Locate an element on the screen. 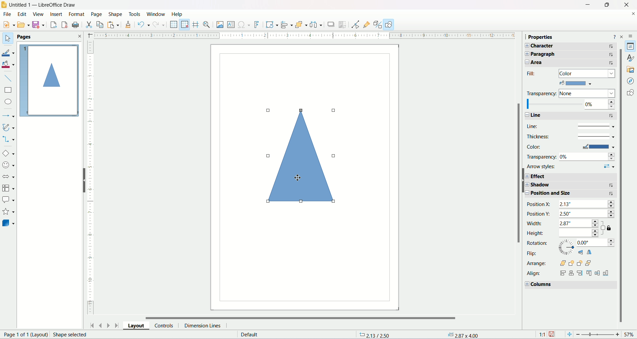  Crop image is located at coordinates (342, 25).